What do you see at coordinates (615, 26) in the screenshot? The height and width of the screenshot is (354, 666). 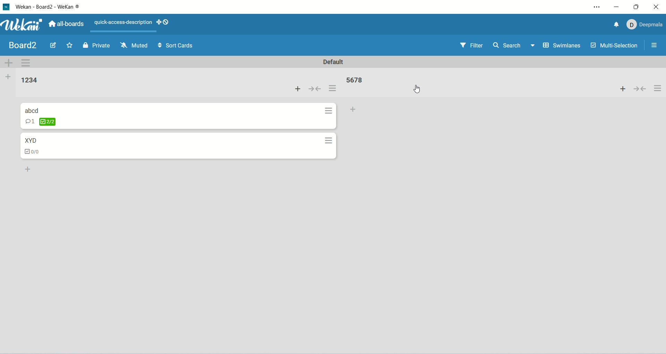 I see `notification` at bounding box center [615, 26].